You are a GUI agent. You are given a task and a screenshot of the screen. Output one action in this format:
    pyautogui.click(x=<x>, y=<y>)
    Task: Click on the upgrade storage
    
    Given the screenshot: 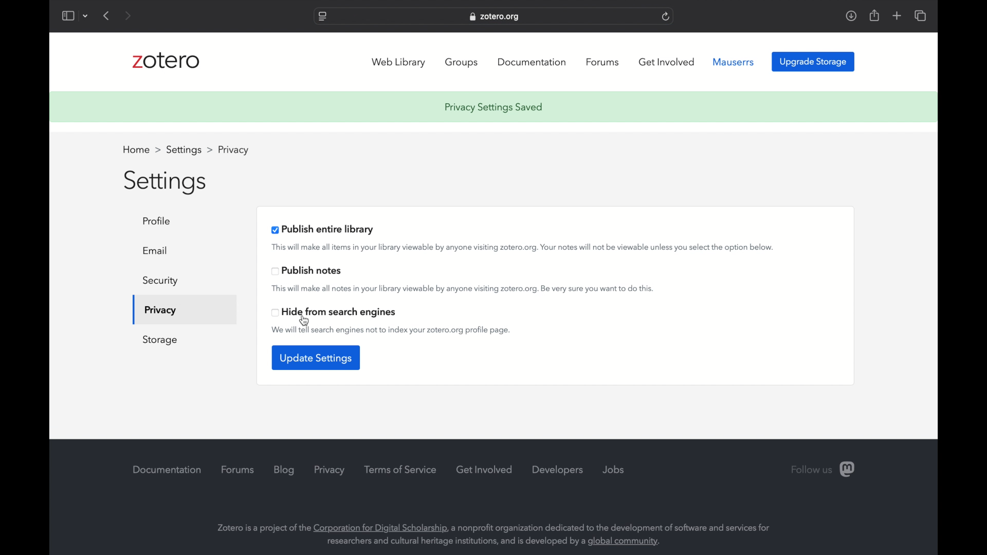 What is the action you would take?
    pyautogui.click(x=814, y=62)
    